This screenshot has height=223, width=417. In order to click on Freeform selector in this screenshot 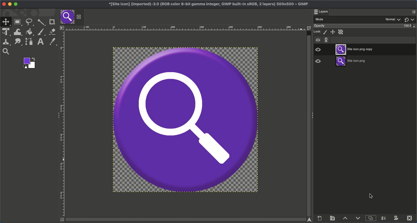, I will do `click(30, 23)`.